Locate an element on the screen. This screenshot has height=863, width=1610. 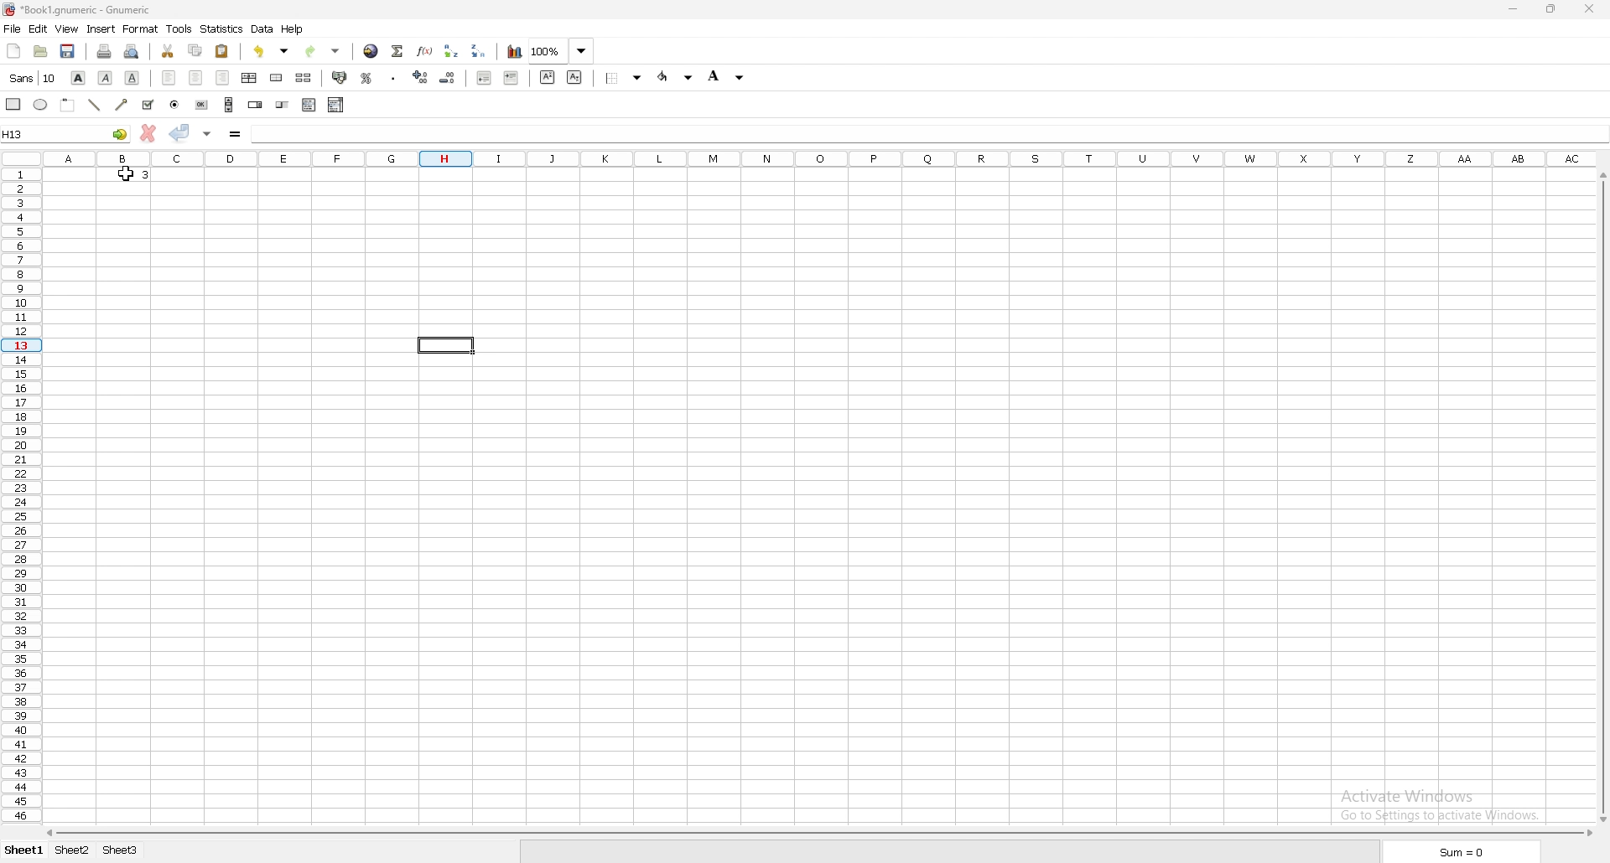
view is located at coordinates (67, 28).